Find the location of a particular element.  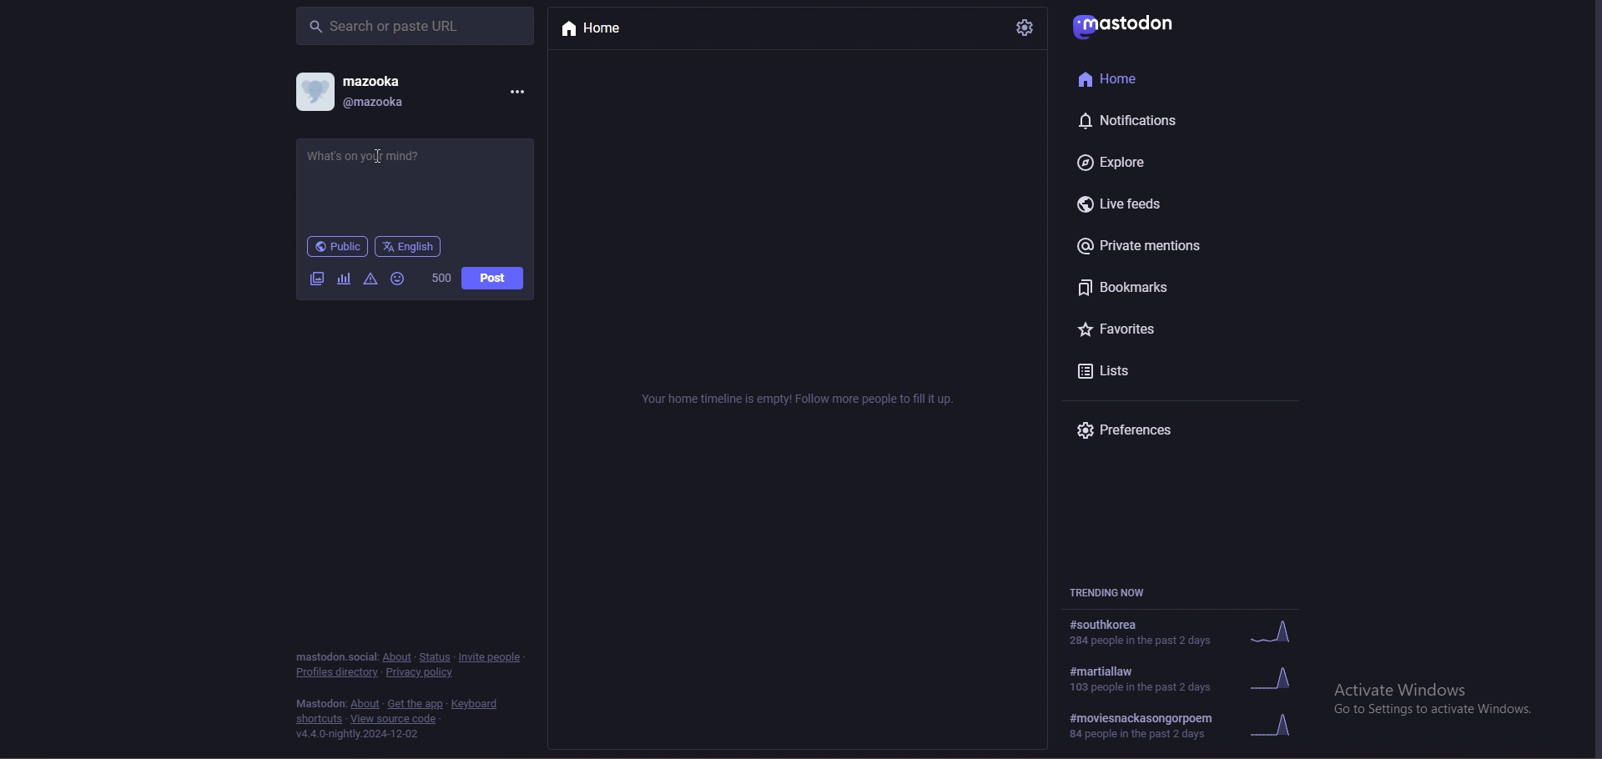

trending is located at coordinates (1181, 681).